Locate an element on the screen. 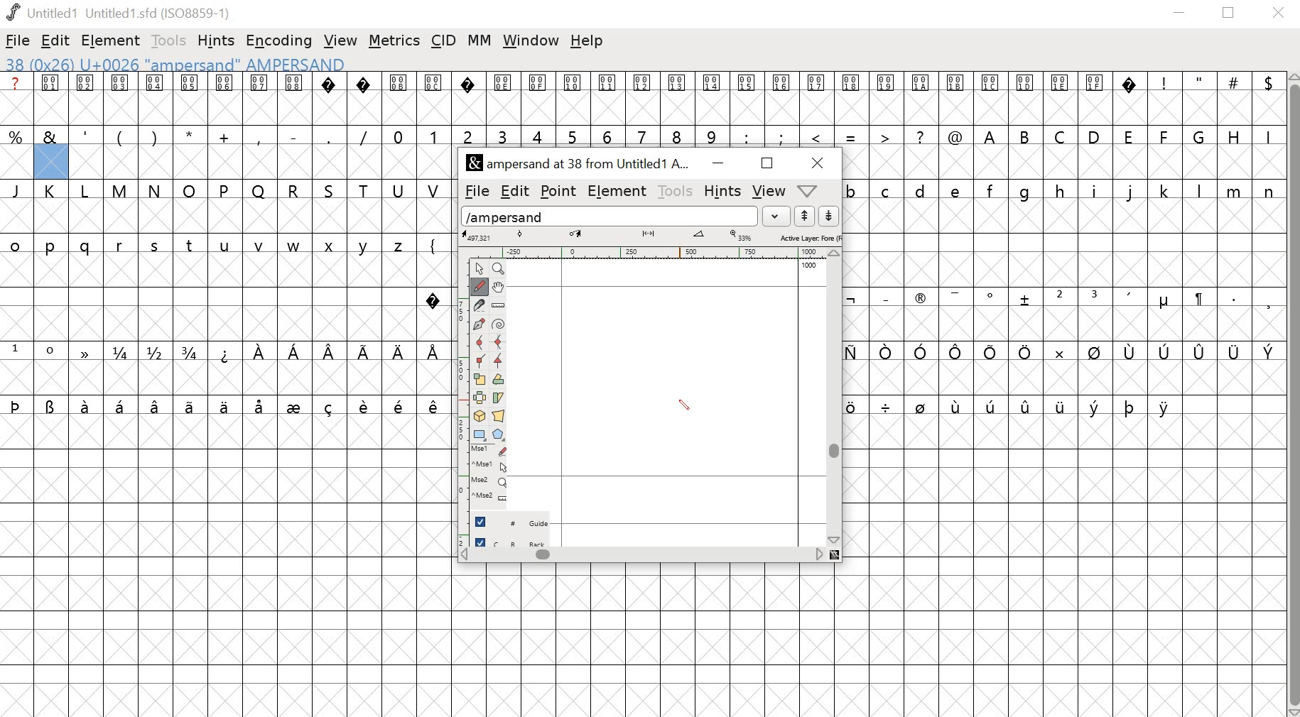 This screenshot has width=1300, height=717. 0010 is located at coordinates (574, 97).